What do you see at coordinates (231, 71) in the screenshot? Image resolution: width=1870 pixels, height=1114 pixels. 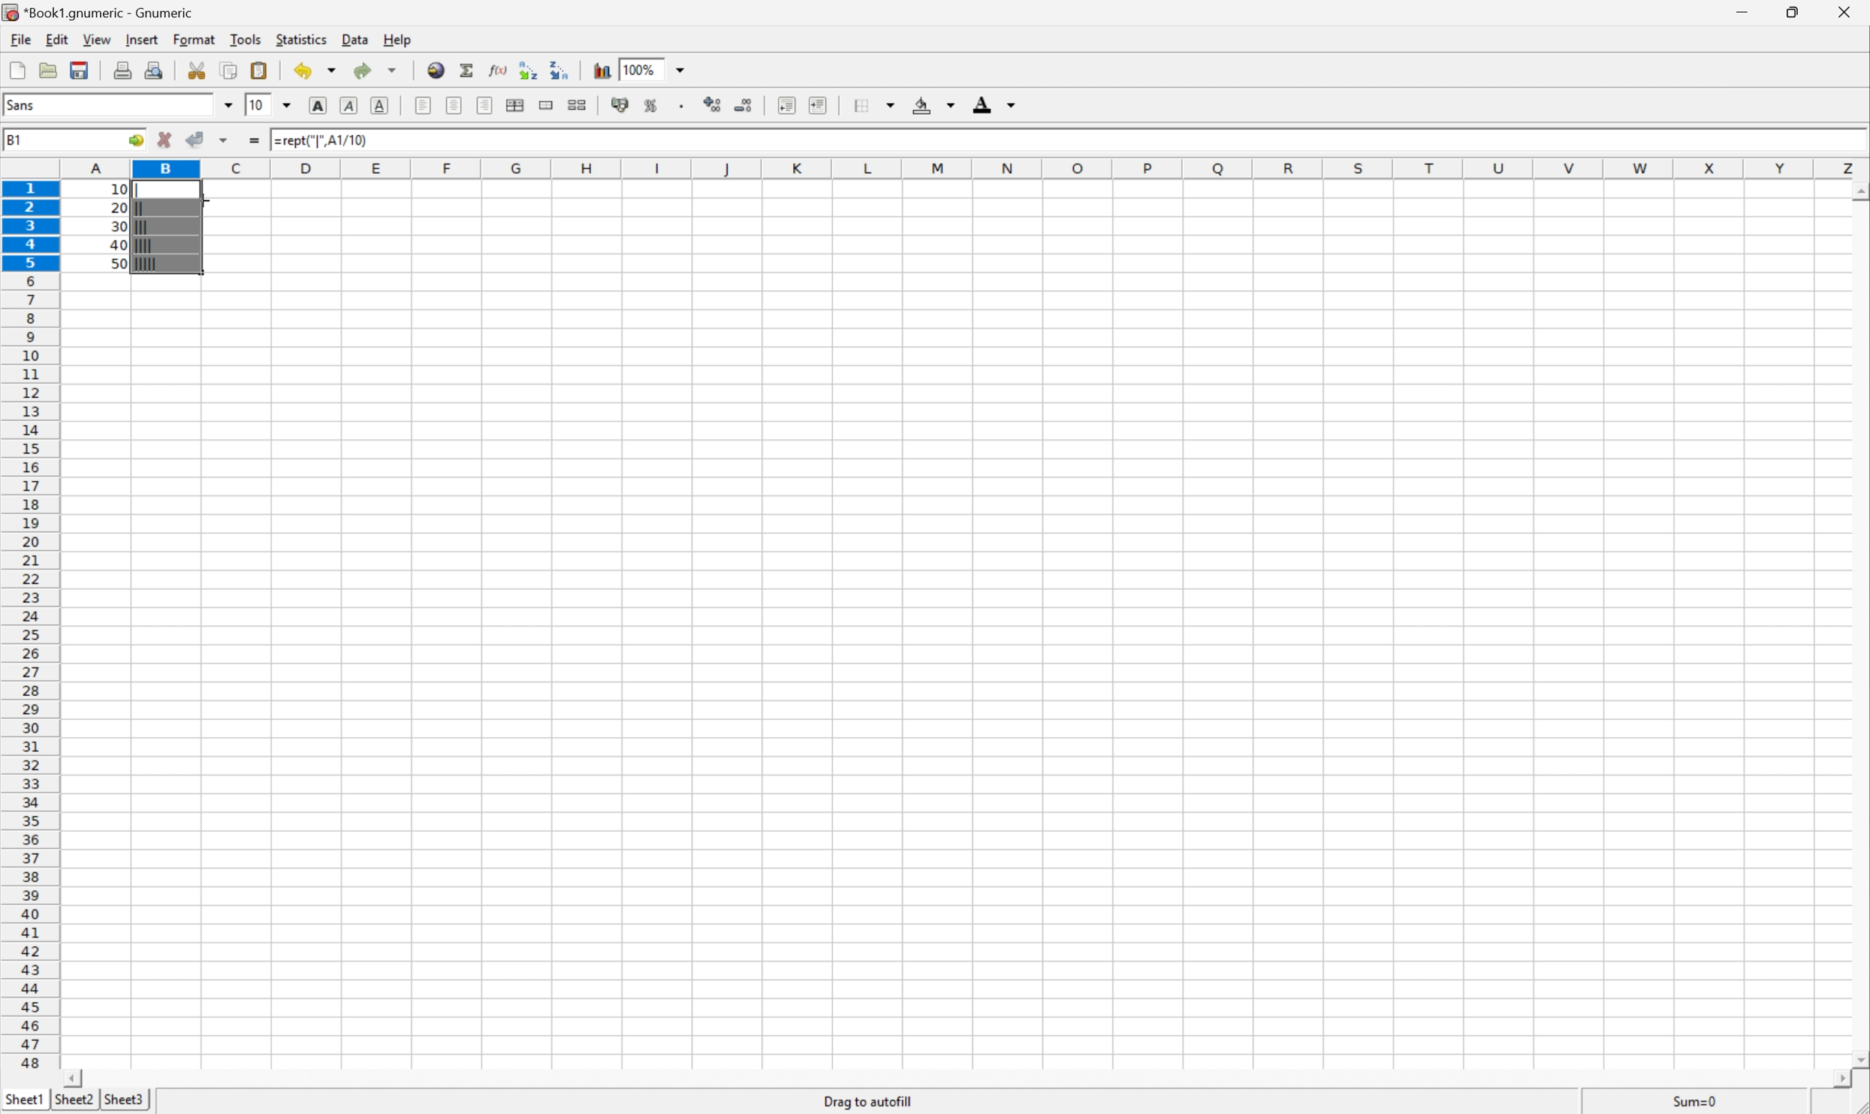 I see `Copy selection` at bounding box center [231, 71].